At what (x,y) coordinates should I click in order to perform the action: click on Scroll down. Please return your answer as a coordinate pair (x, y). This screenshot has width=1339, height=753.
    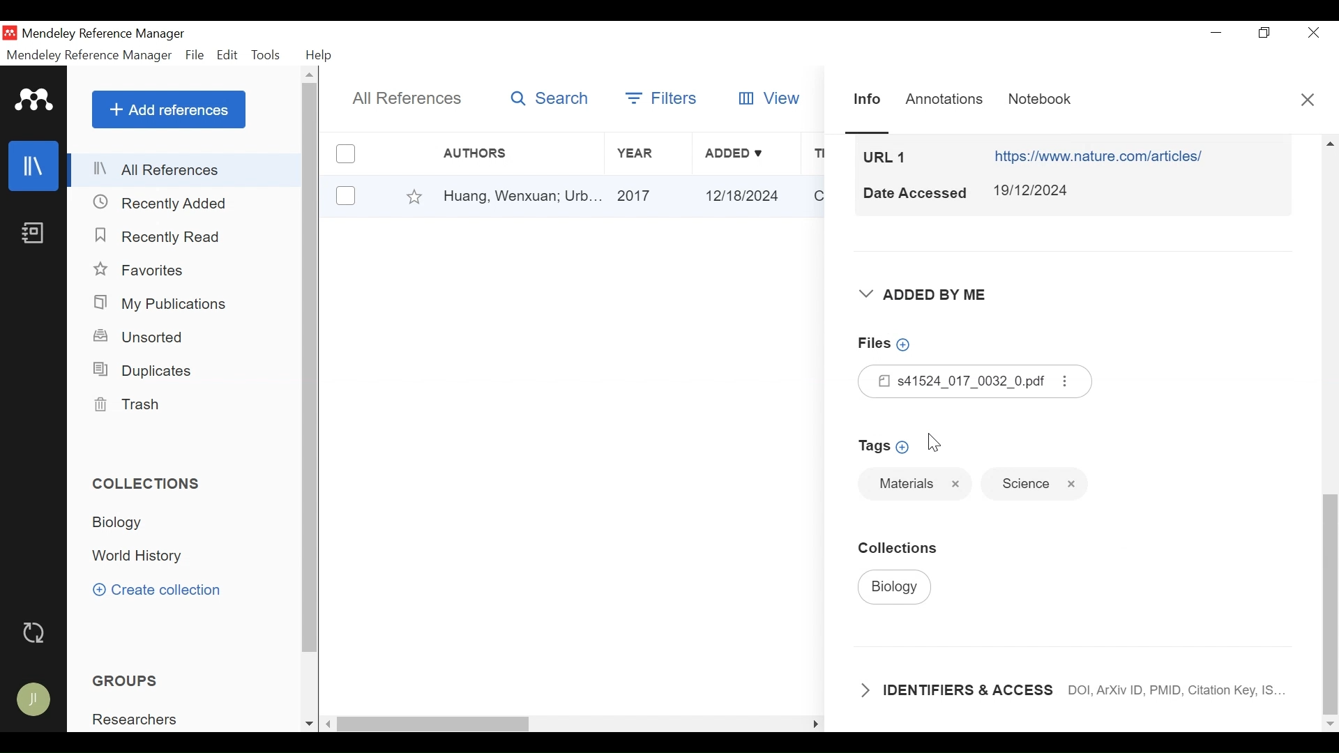
    Looking at the image, I should click on (1330, 724).